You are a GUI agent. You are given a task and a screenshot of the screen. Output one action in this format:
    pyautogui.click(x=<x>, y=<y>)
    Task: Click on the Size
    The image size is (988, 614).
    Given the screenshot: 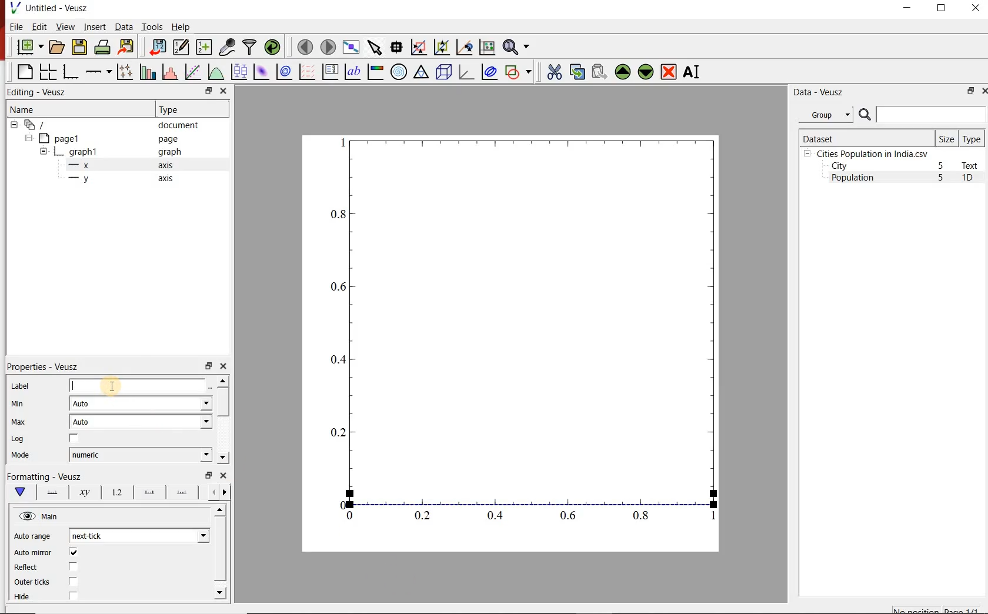 What is the action you would take?
    pyautogui.click(x=947, y=138)
    